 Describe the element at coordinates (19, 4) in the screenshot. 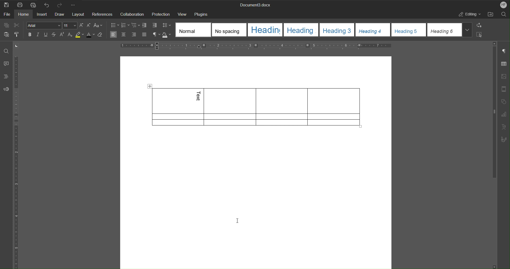

I see `Print` at that location.